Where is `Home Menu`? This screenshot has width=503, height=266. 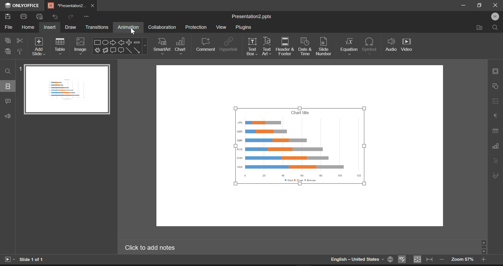 Home Menu is located at coordinates (28, 28).